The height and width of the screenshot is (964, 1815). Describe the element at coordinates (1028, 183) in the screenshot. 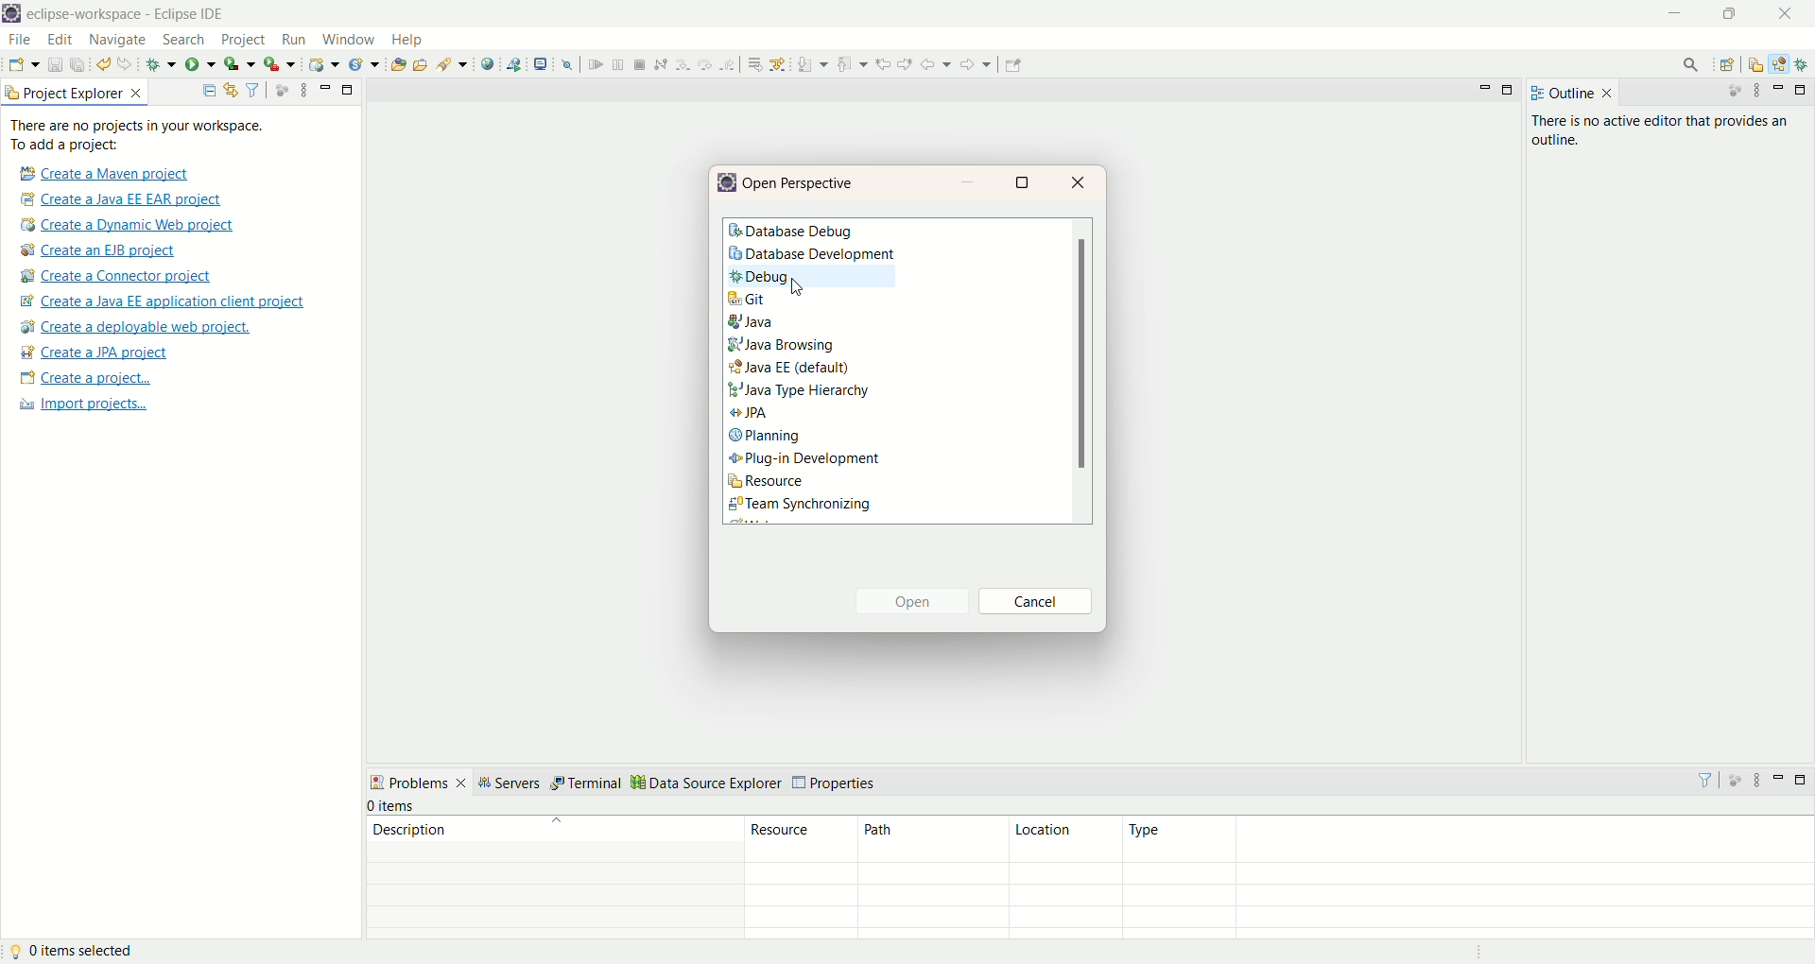

I see `maximize` at that location.